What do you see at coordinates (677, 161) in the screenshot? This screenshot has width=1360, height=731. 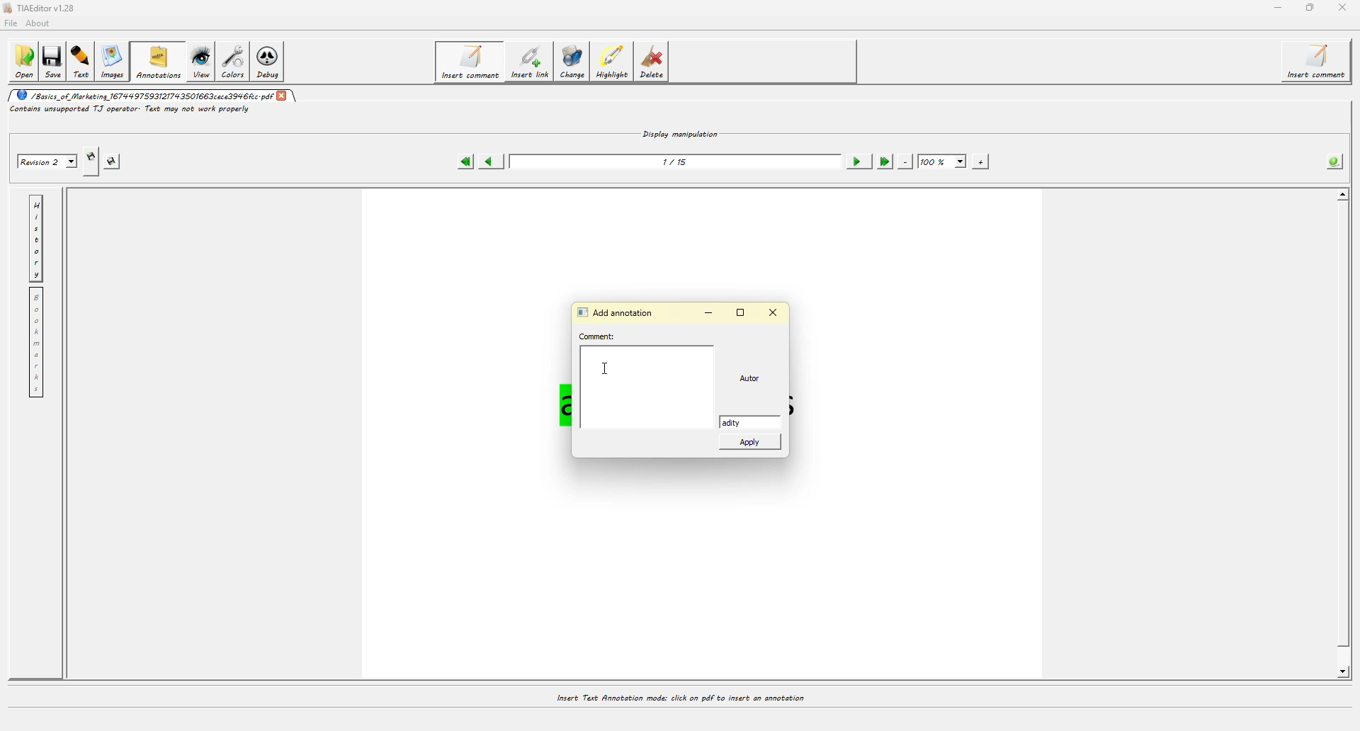 I see `1/15` at bounding box center [677, 161].